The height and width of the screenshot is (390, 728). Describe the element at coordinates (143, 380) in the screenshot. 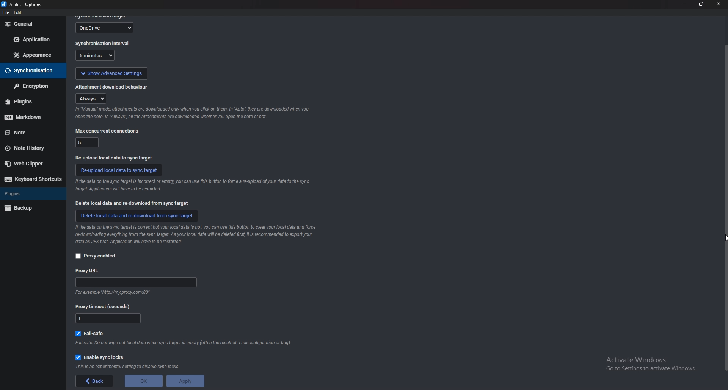

I see `ok` at that location.